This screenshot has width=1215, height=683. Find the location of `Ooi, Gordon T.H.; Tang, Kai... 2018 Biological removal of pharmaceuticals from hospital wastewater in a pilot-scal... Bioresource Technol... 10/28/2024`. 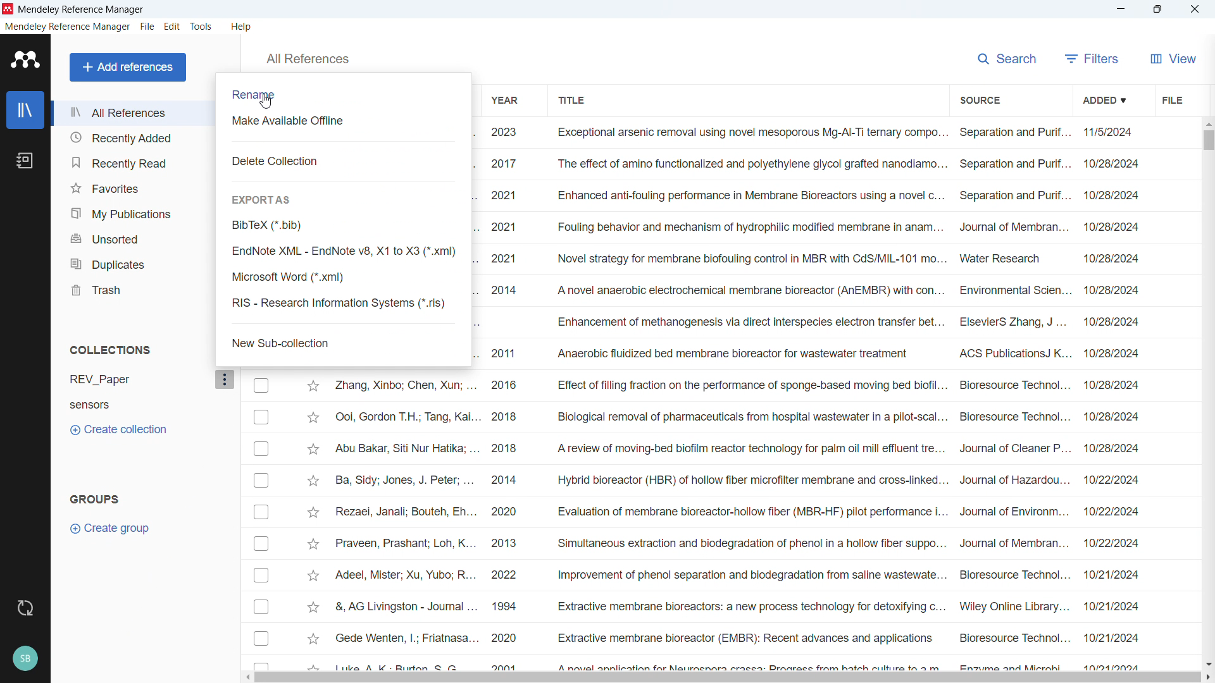

Ooi, Gordon T.H.; Tang, Kai... 2018 Biological removal of pharmaceuticals from hospital wastewater in a pilot-scal... Bioresource Technol... 10/28/2024 is located at coordinates (737, 416).